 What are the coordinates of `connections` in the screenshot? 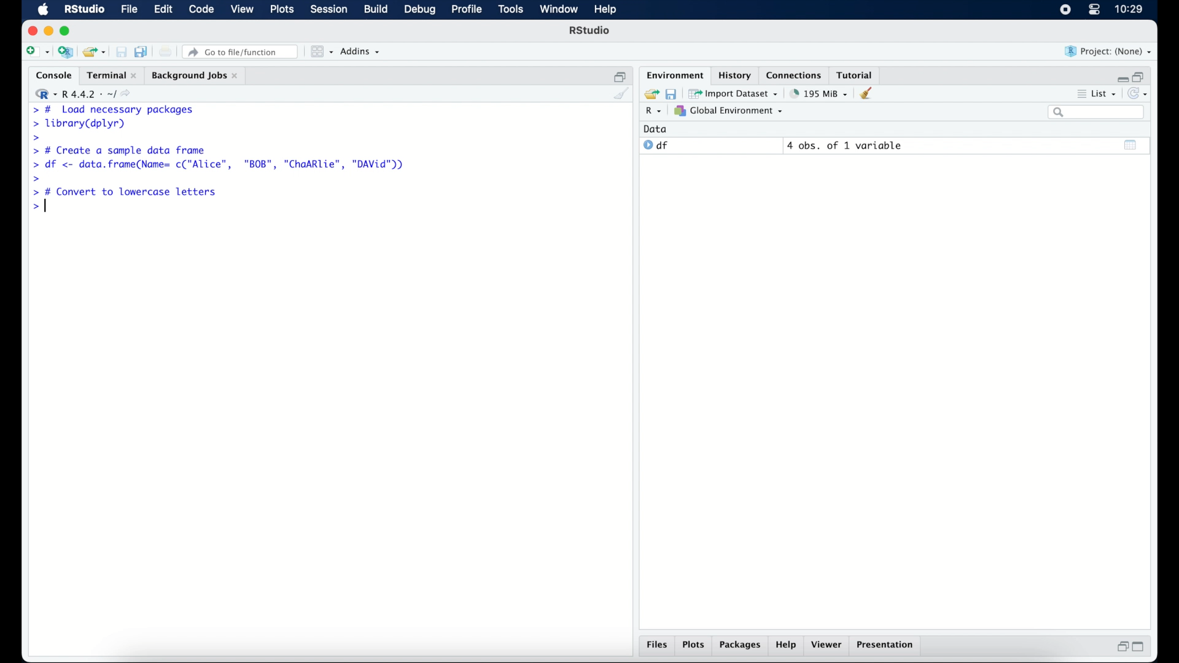 It's located at (795, 74).